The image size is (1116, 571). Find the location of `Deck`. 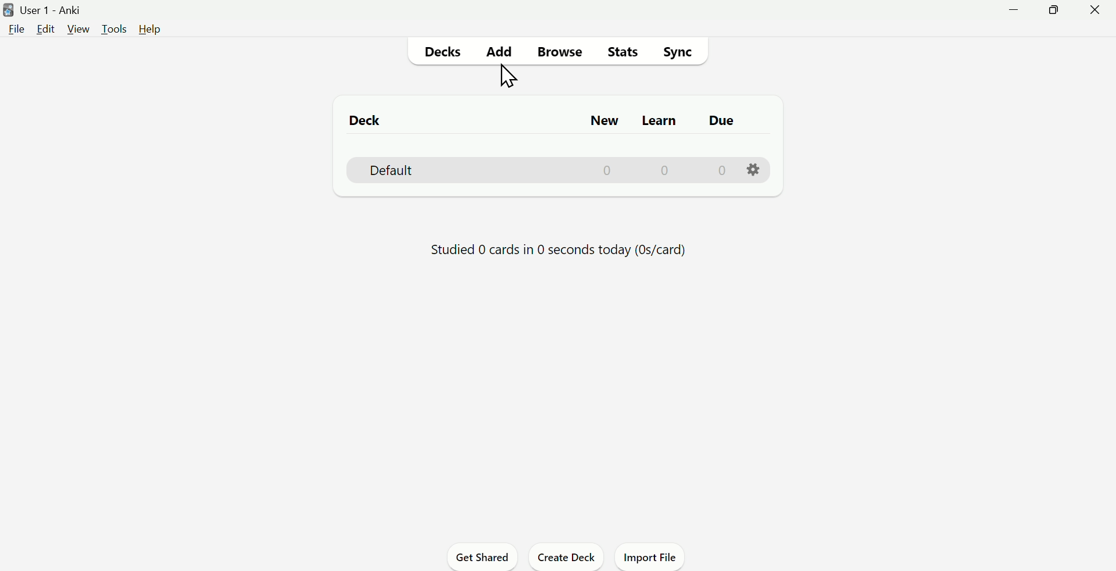

Deck is located at coordinates (366, 120).